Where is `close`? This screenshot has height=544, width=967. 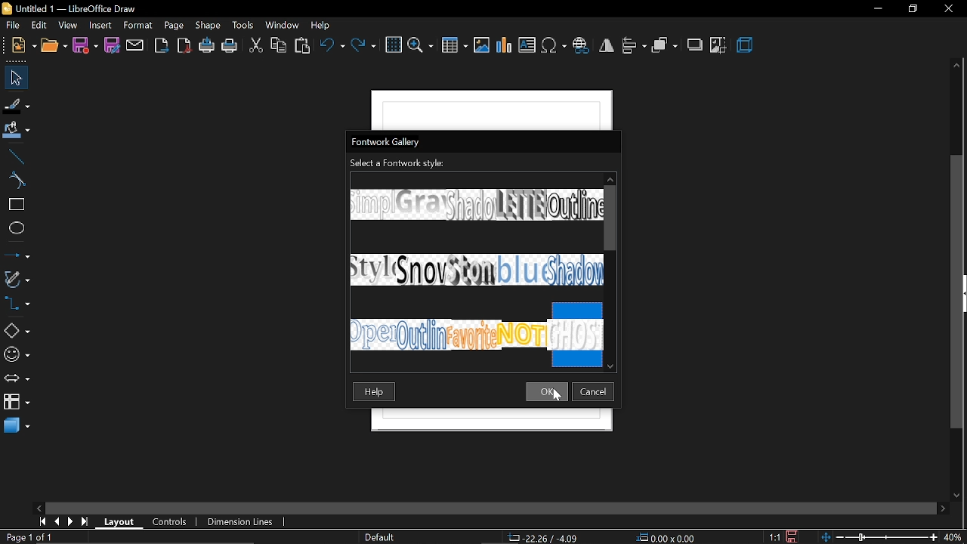 close is located at coordinates (607, 142).